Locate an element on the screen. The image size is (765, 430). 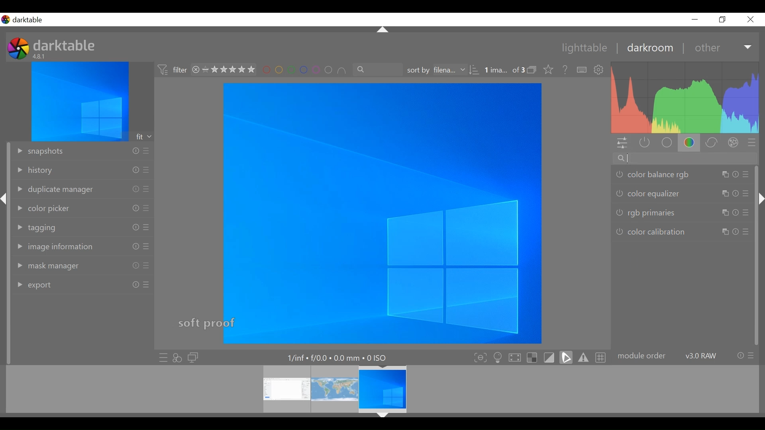
 is located at coordinates (724, 194).